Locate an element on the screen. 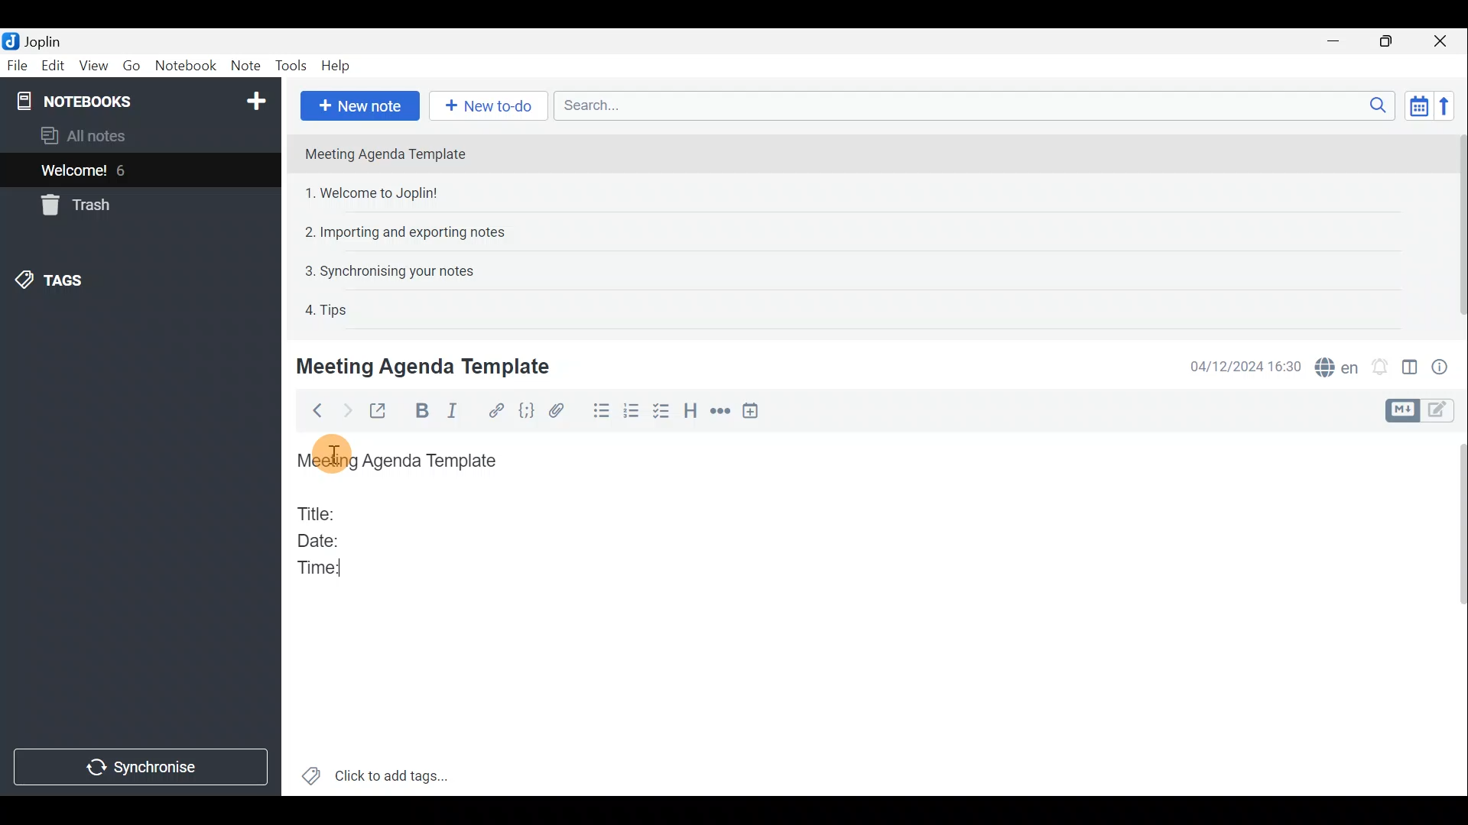  Horizontal rule is located at coordinates (723, 413).